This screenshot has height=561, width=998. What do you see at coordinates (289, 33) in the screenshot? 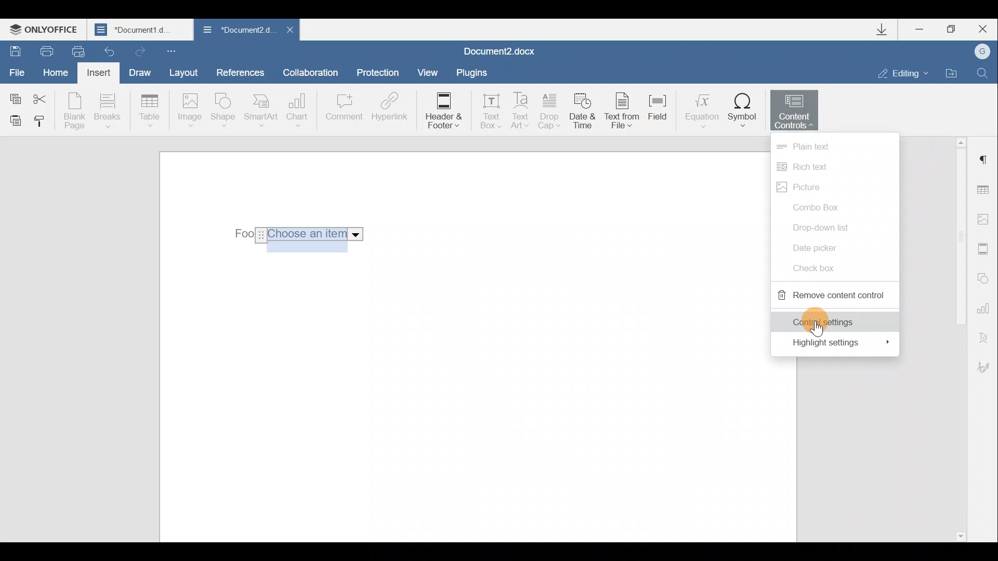
I see `Close` at bounding box center [289, 33].